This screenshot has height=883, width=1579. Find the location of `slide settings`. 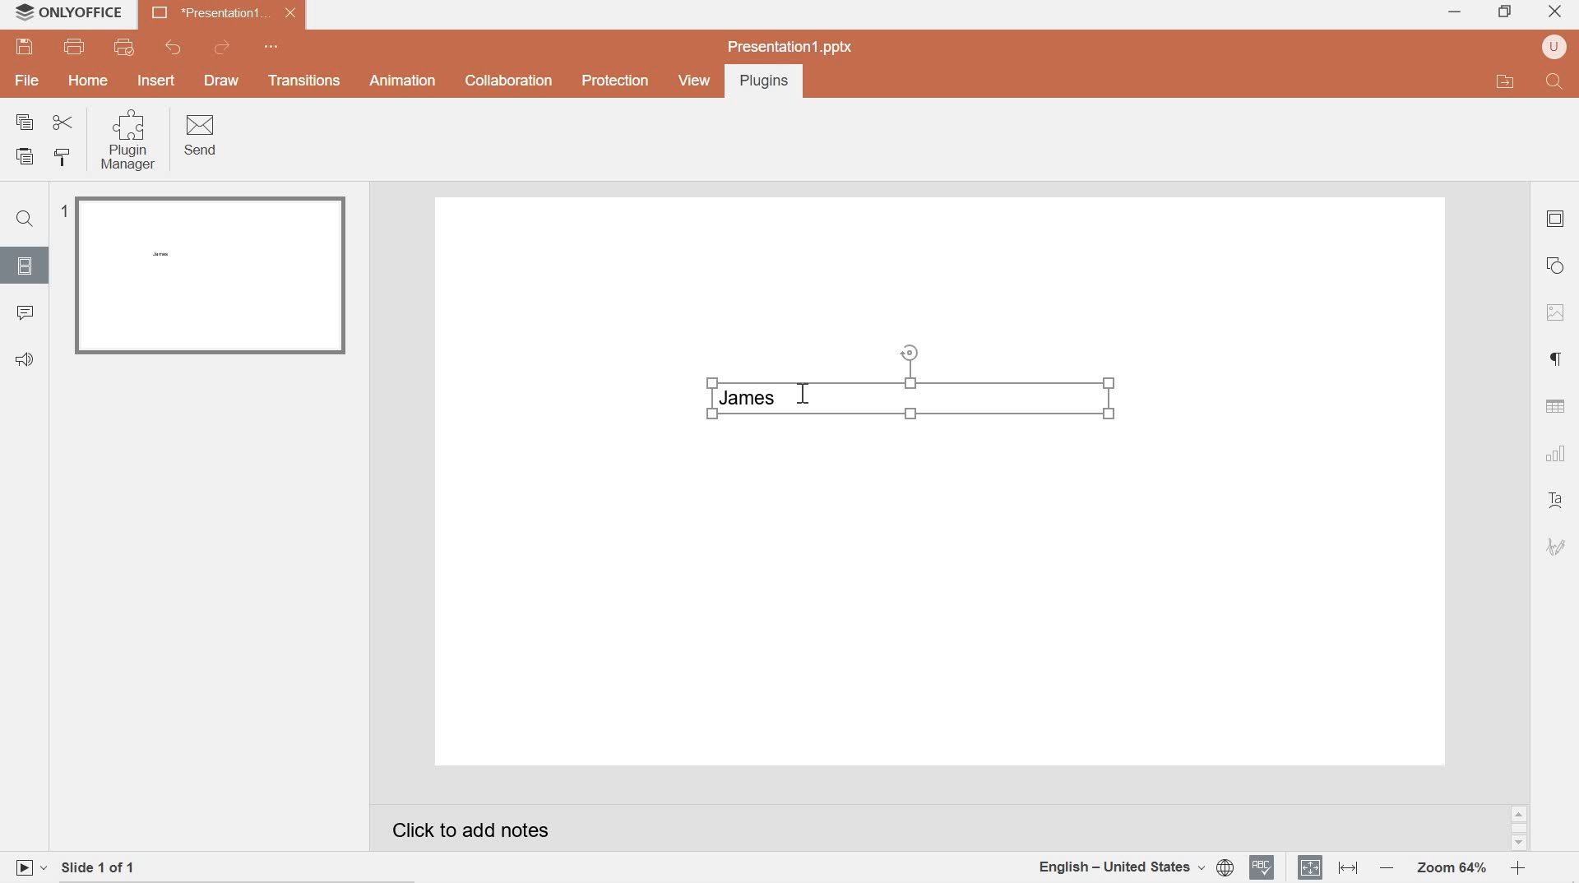

slide settings is located at coordinates (1555, 219).